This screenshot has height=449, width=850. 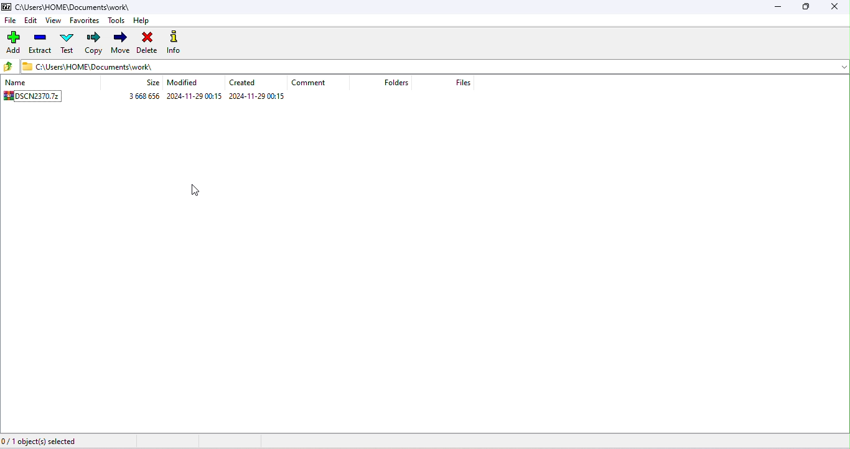 What do you see at coordinates (9, 67) in the screenshot?
I see `up to previous folder` at bounding box center [9, 67].